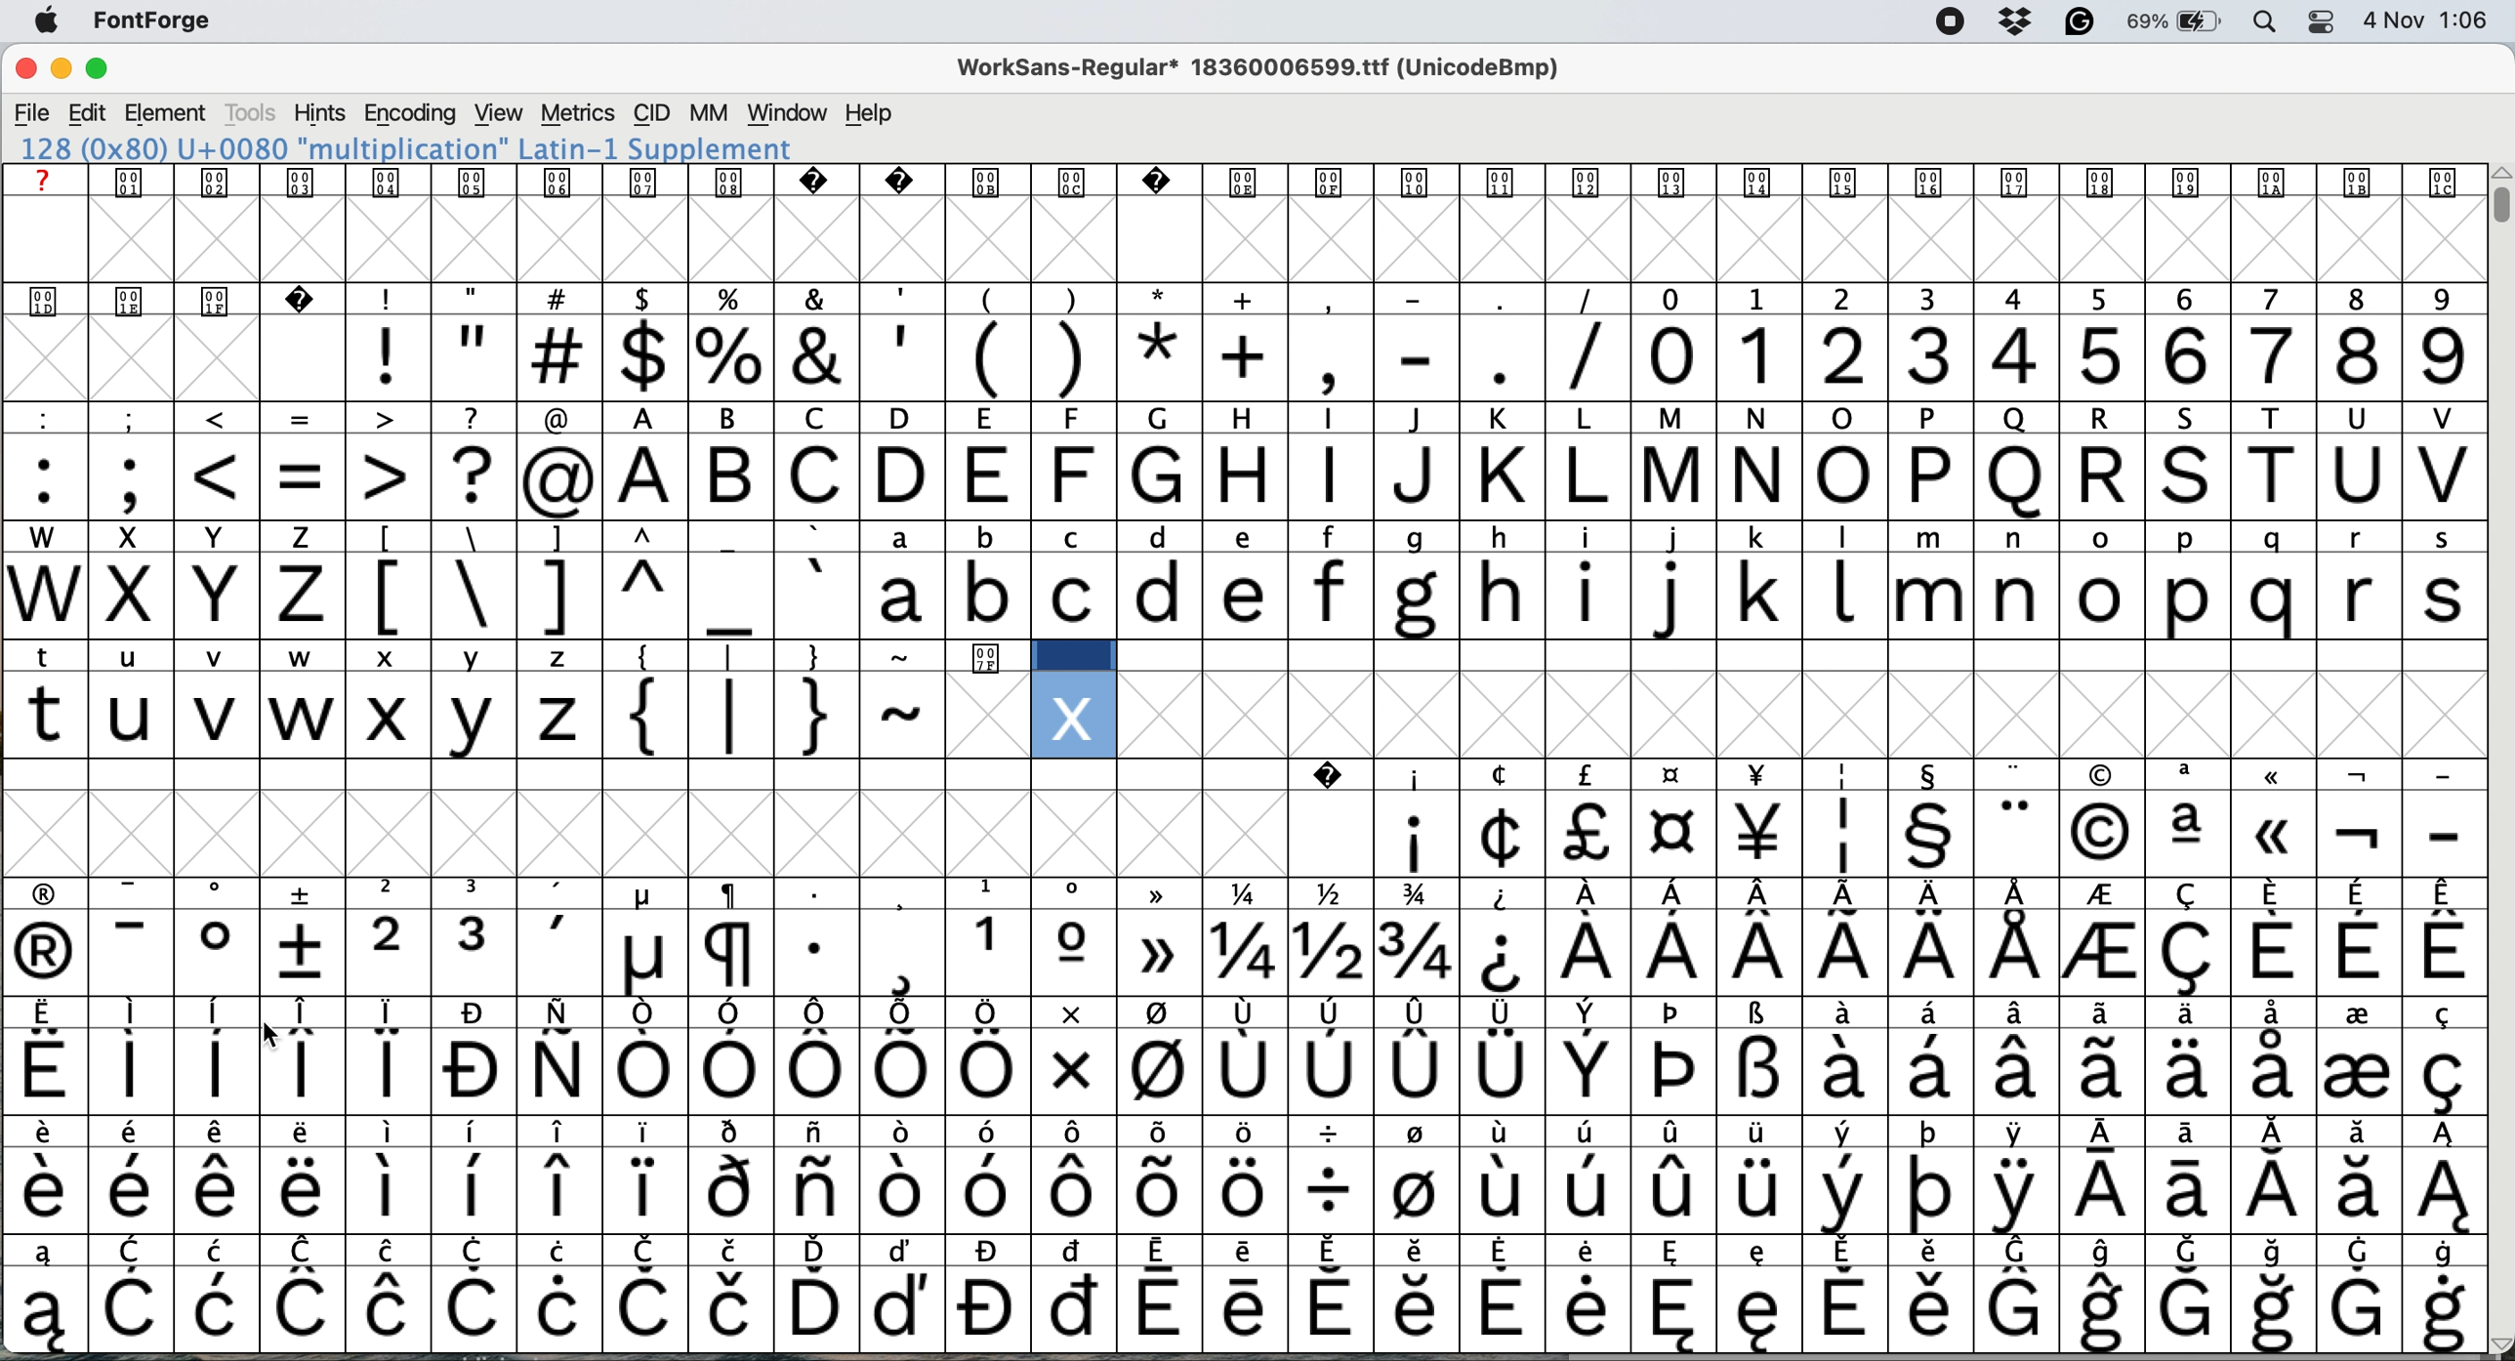 This screenshot has height=1361, width=2515. I want to click on v z: lower case letters, so click(520, 716).